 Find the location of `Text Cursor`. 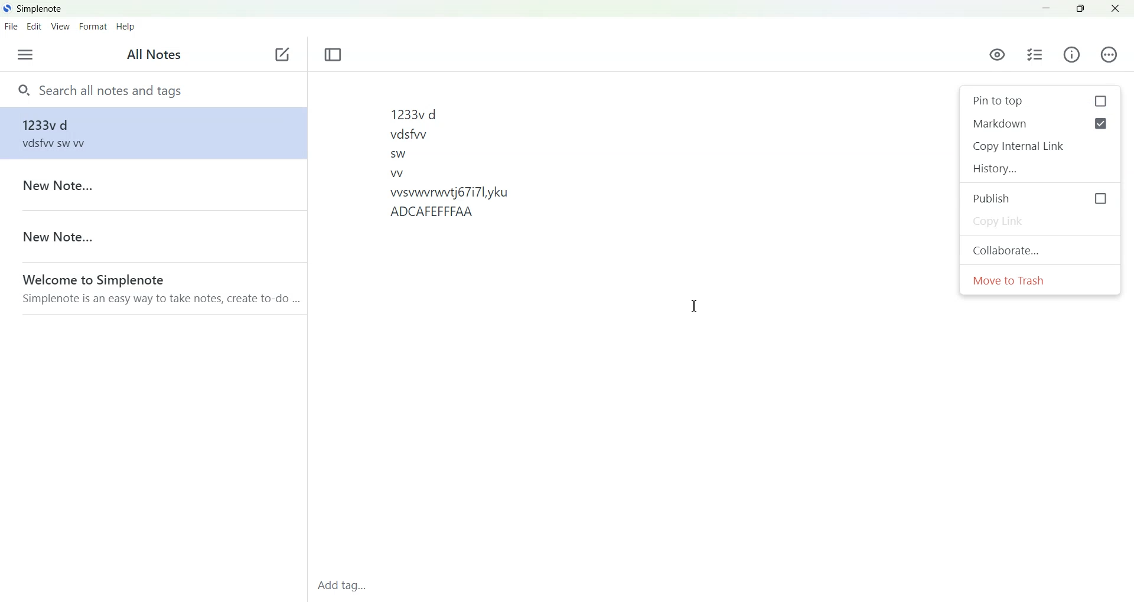

Text Cursor is located at coordinates (696, 306).